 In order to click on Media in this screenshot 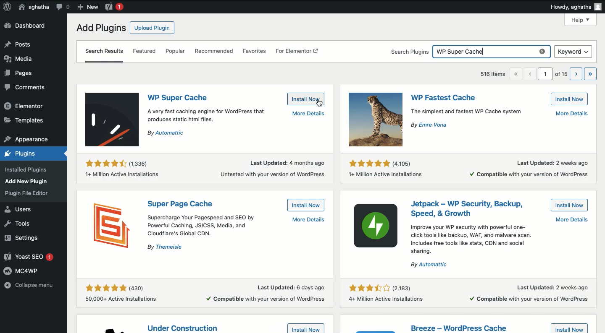, I will do `click(19, 57)`.